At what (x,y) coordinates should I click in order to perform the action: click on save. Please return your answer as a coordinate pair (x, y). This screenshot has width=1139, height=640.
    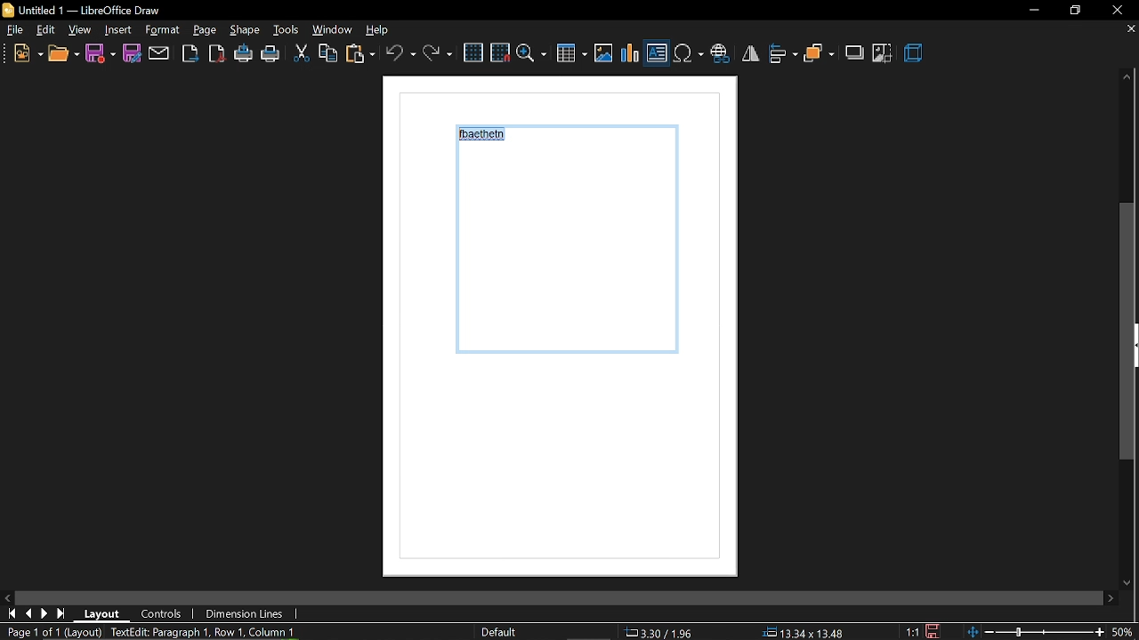
    Looking at the image, I should click on (938, 629).